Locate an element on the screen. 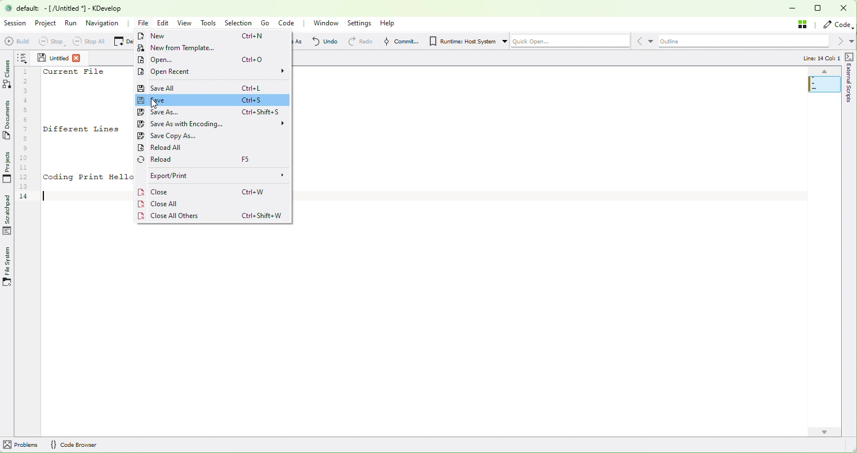  problem is located at coordinates (20, 444).